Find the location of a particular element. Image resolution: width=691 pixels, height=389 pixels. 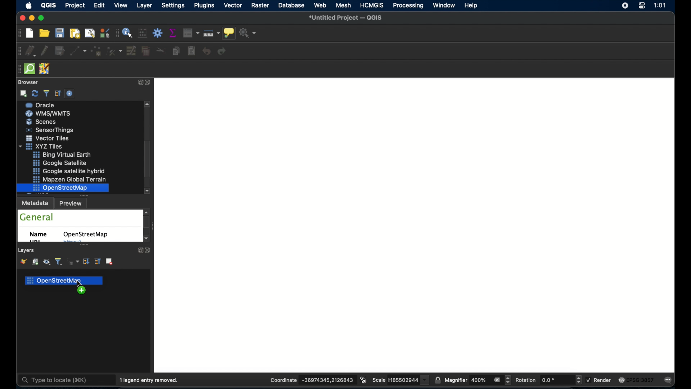

scroll up arrow is located at coordinates (147, 211).